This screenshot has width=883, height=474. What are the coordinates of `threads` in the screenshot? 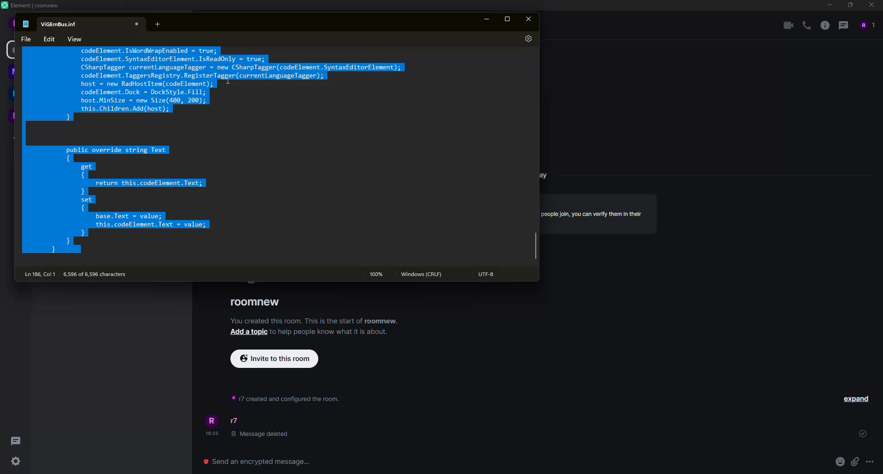 It's located at (15, 440).